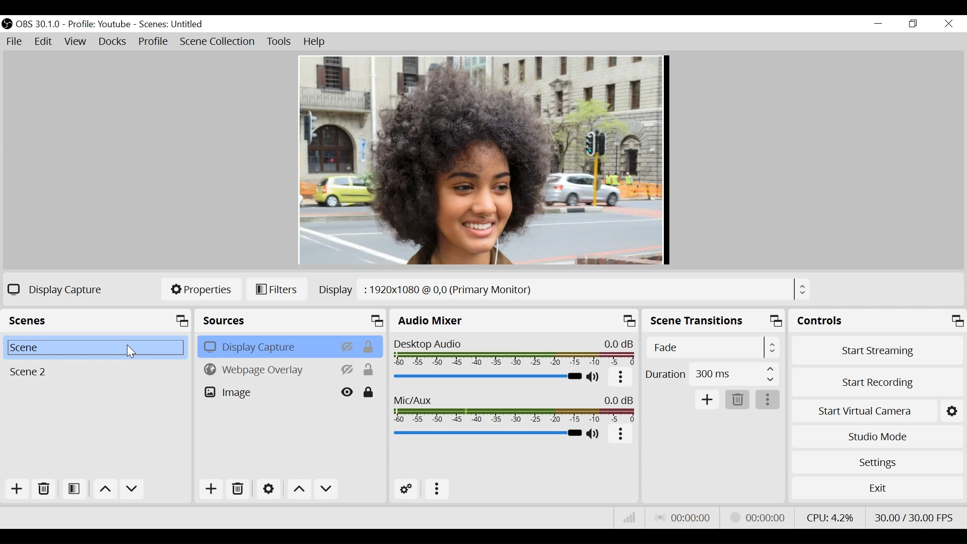  Describe the element at coordinates (200, 290) in the screenshot. I see `Properties` at that location.